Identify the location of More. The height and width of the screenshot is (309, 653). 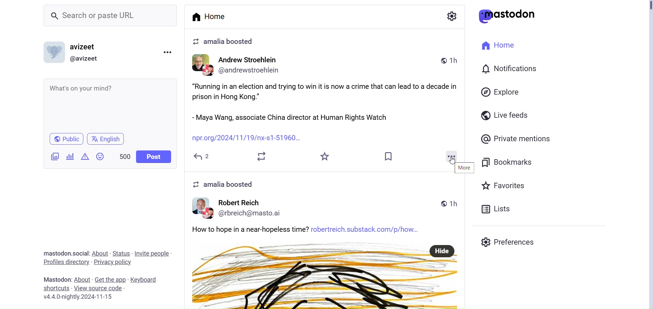
(450, 156).